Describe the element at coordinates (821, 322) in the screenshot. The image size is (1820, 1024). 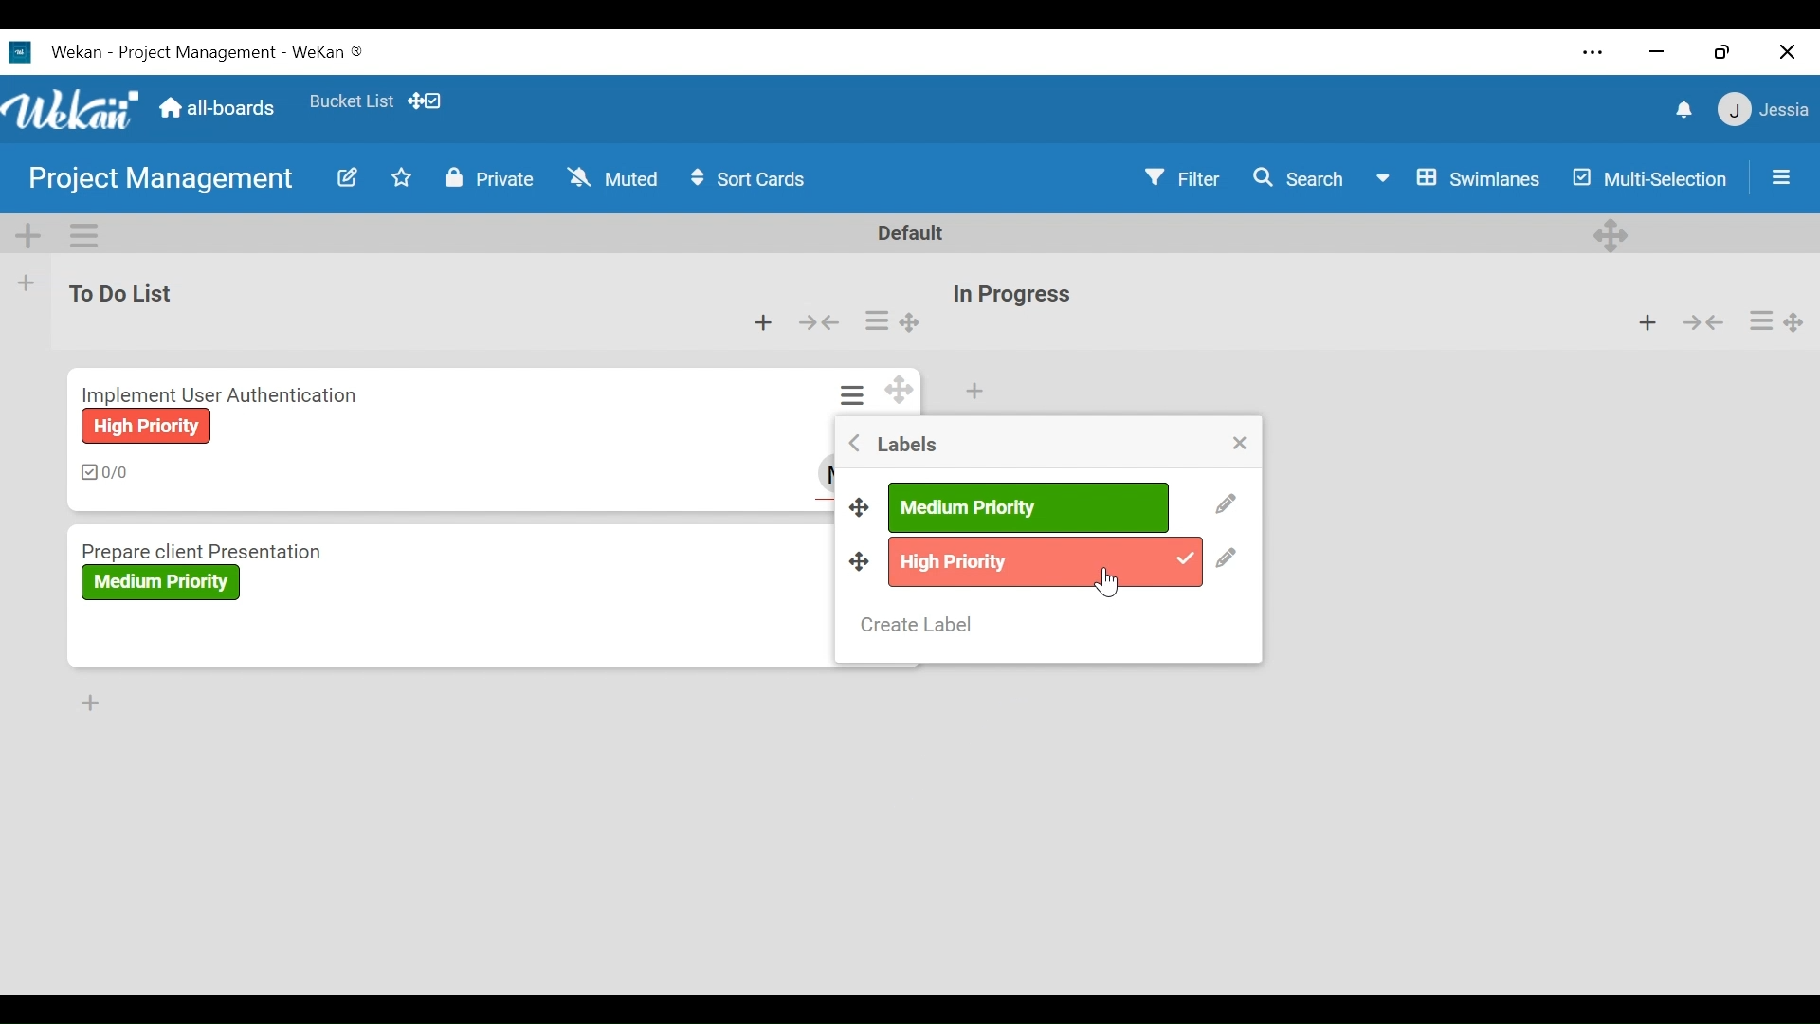
I see `Collapse` at that location.